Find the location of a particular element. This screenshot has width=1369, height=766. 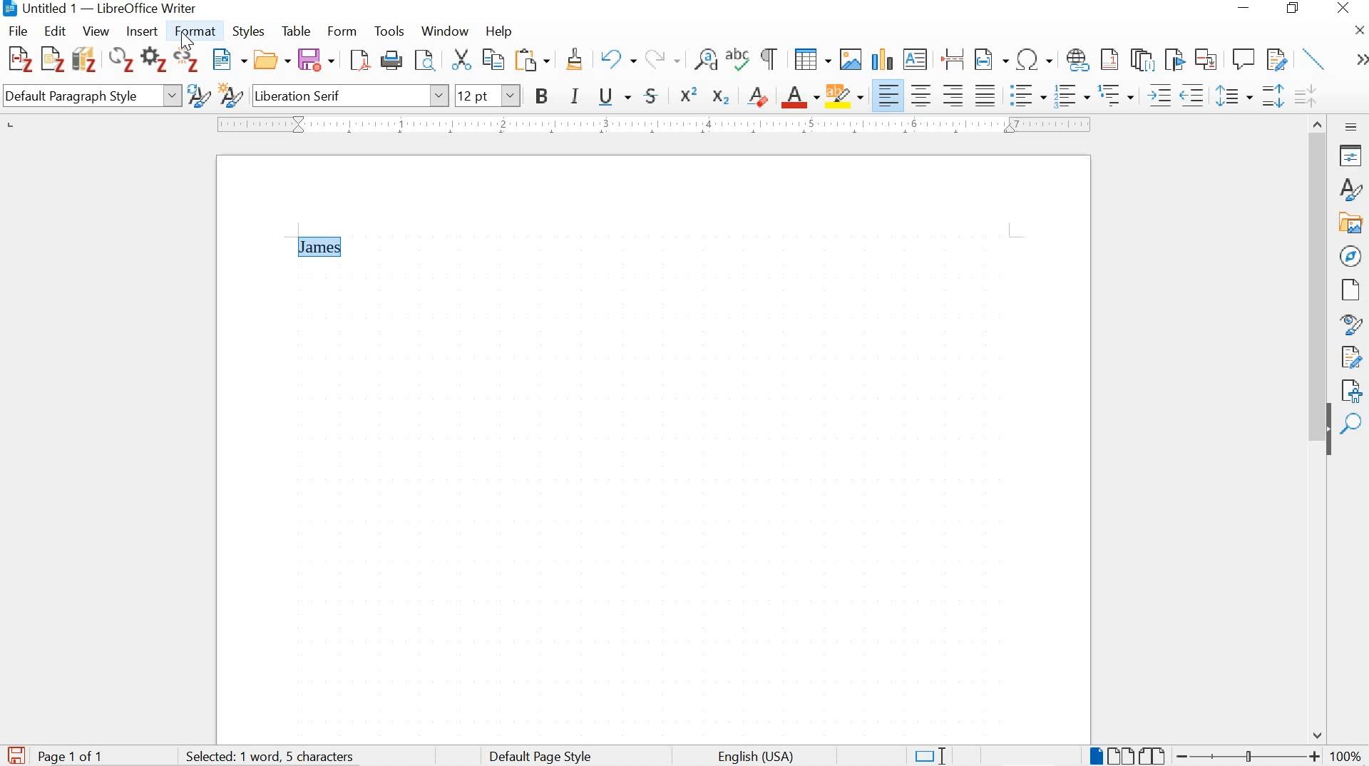

add/edit citation is located at coordinates (20, 60).